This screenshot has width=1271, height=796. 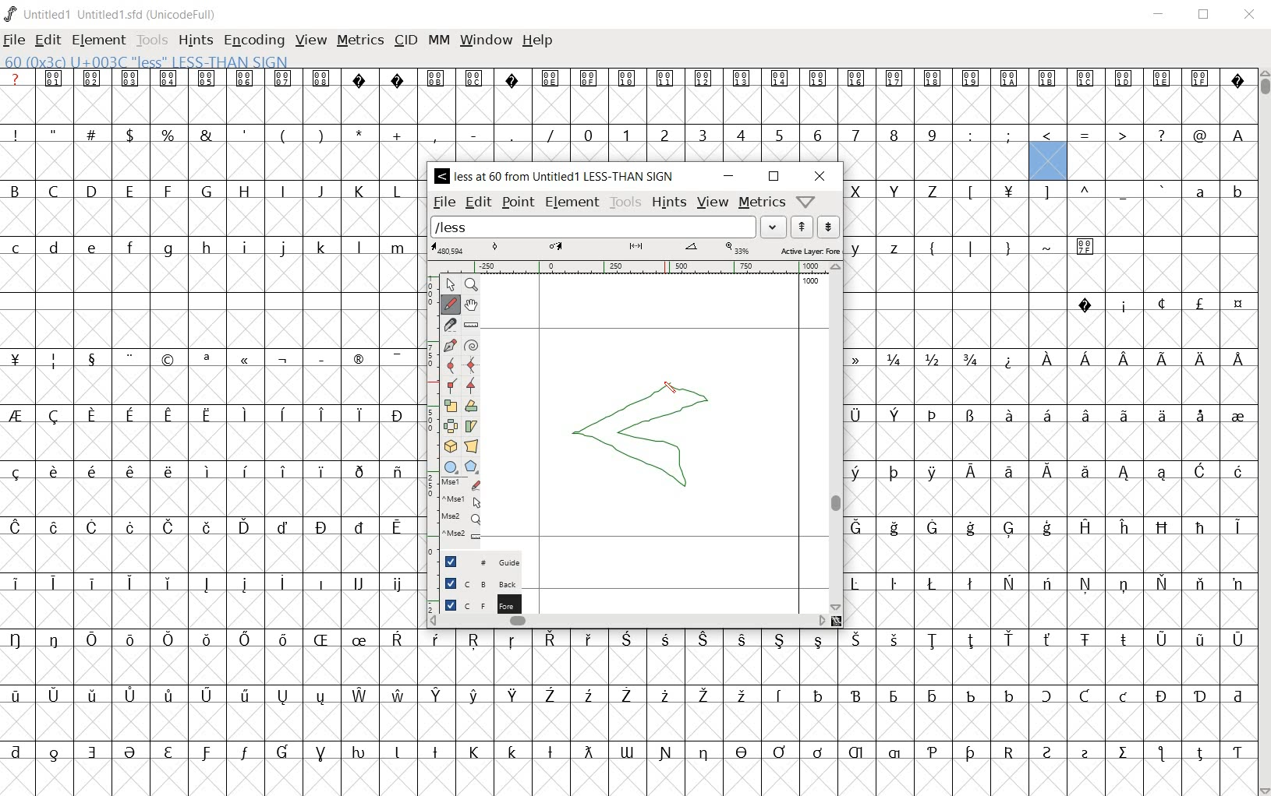 I want to click on restore down, so click(x=774, y=178).